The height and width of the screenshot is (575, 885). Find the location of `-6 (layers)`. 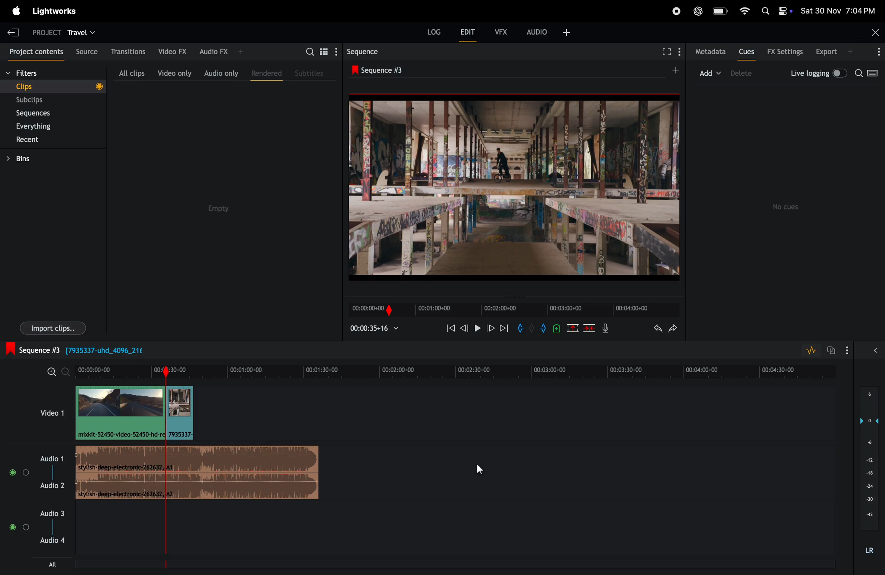

-6 (layers) is located at coordinates (867, 444).